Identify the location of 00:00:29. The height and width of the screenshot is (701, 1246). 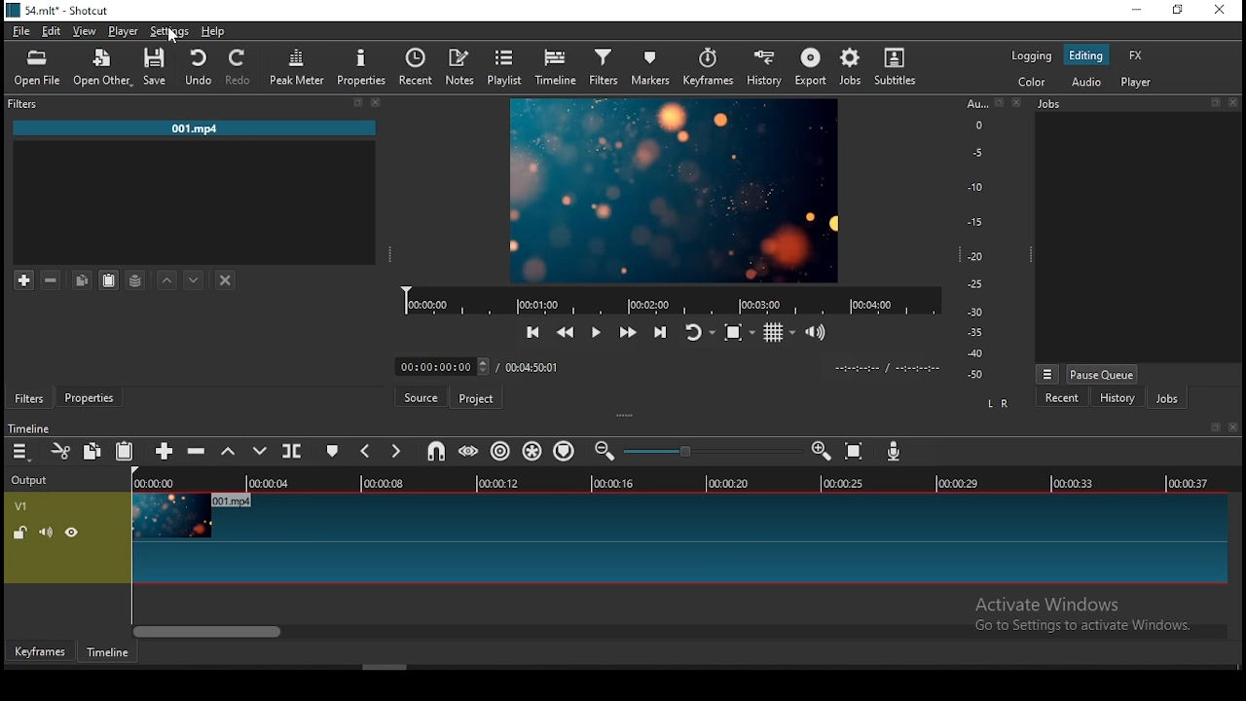
(961, 483).